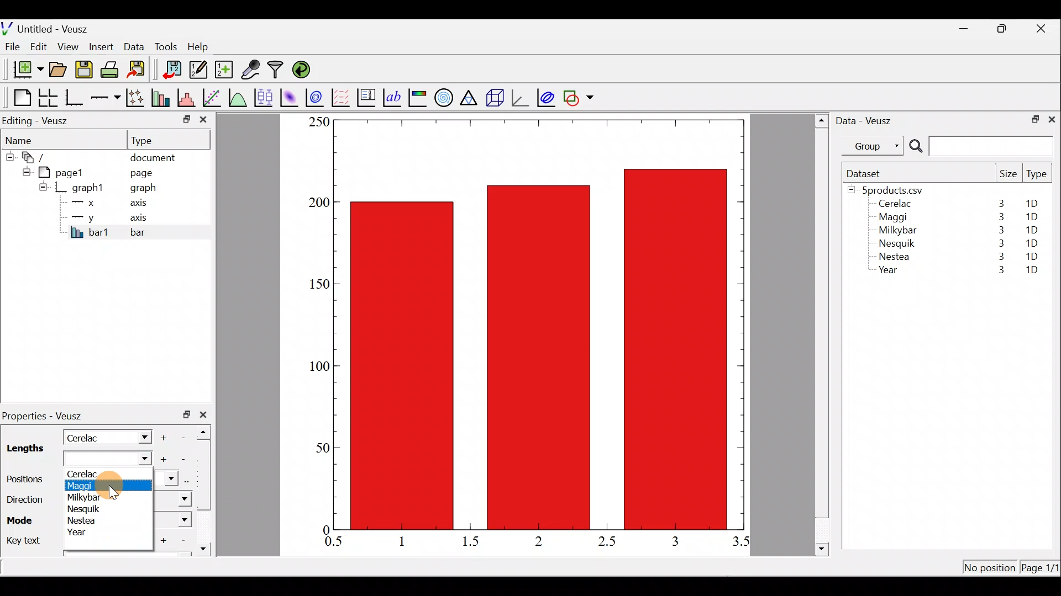 This screenshot has height=596, width=1061. I want to click on graph1, so click(88, 188).